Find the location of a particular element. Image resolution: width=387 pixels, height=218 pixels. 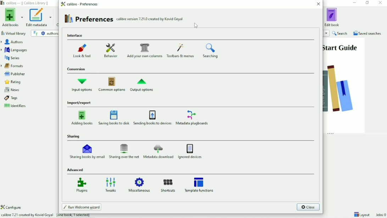

Interface is located at coordinates (76, 36).